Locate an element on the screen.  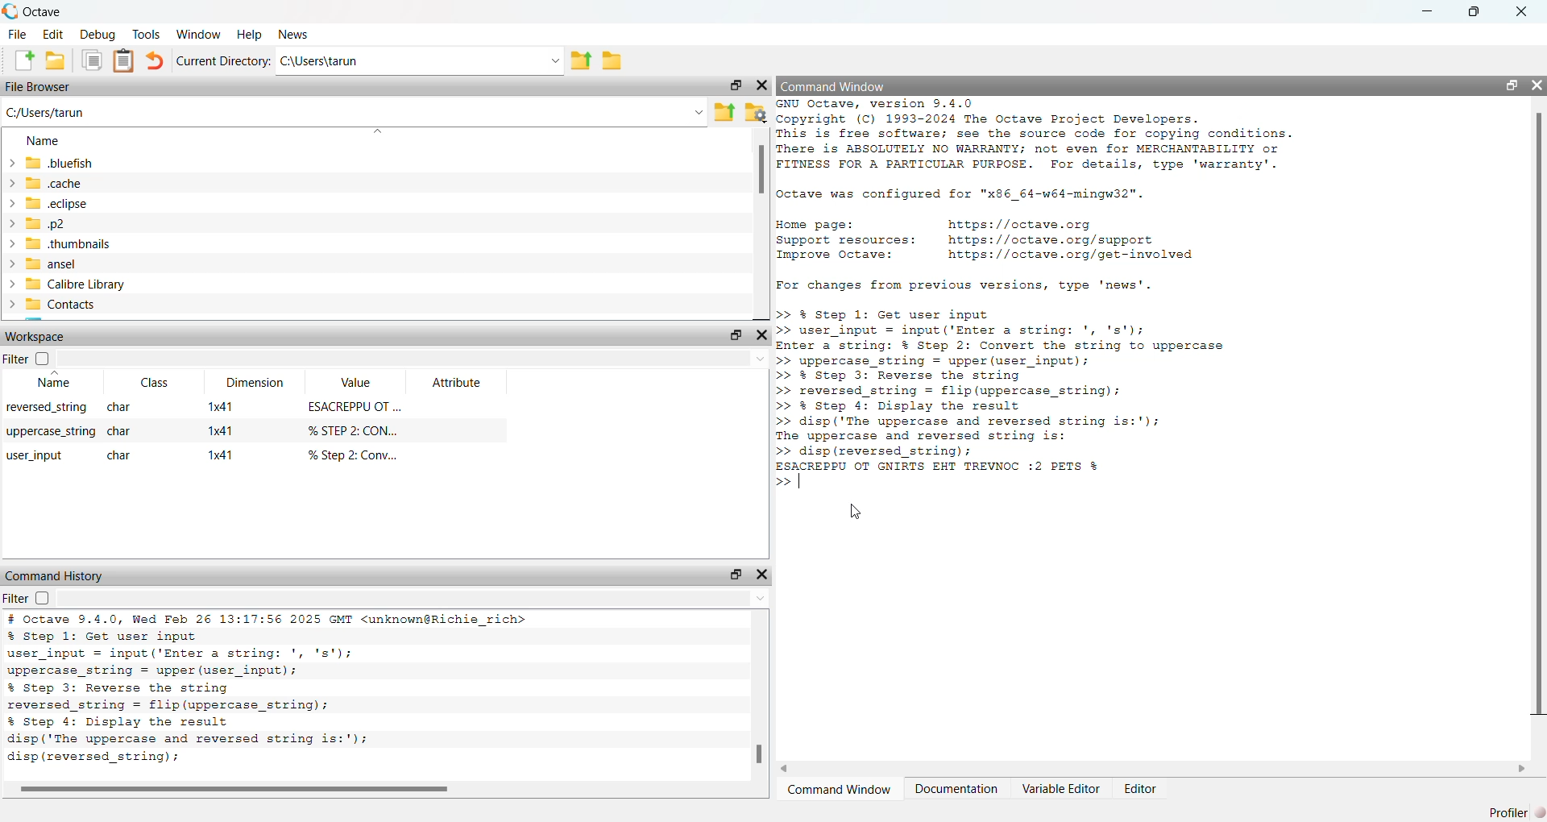
unlock widget is located at coordinates (732, 84).